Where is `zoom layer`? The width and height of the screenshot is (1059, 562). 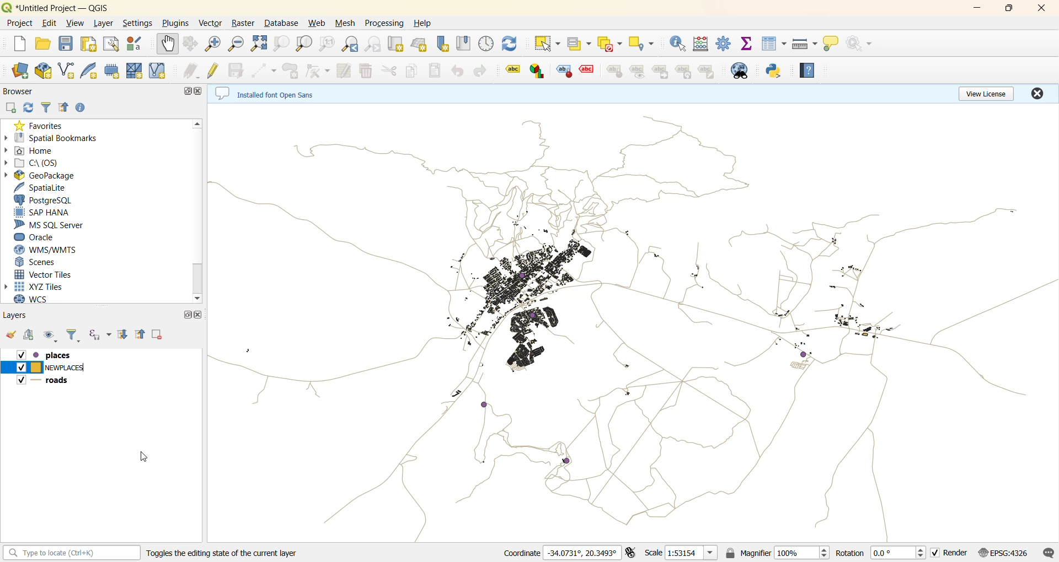 zoom layer is located at coordinates (303, 44).